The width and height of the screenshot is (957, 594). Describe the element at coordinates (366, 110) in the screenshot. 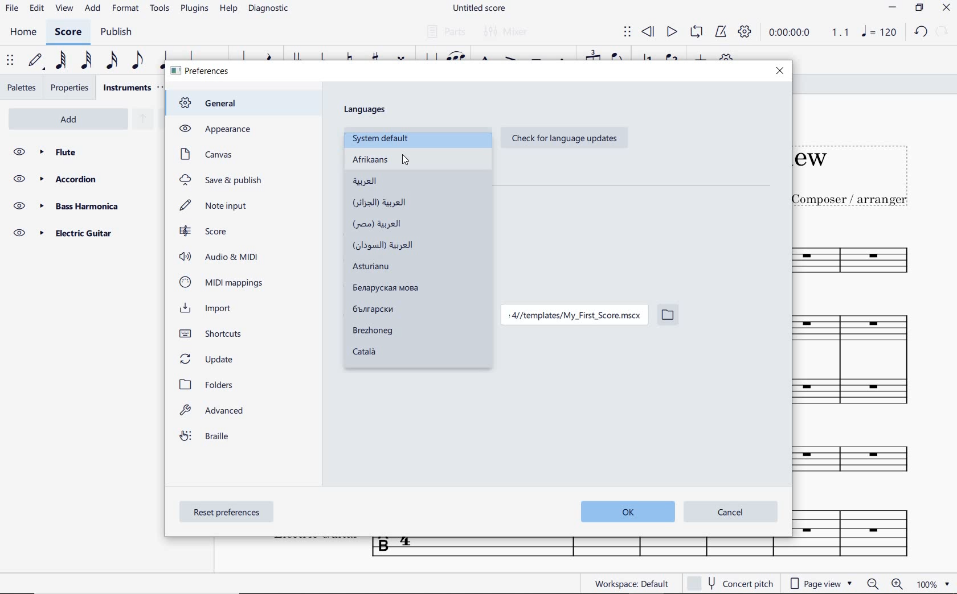

I see `languages` at that location.